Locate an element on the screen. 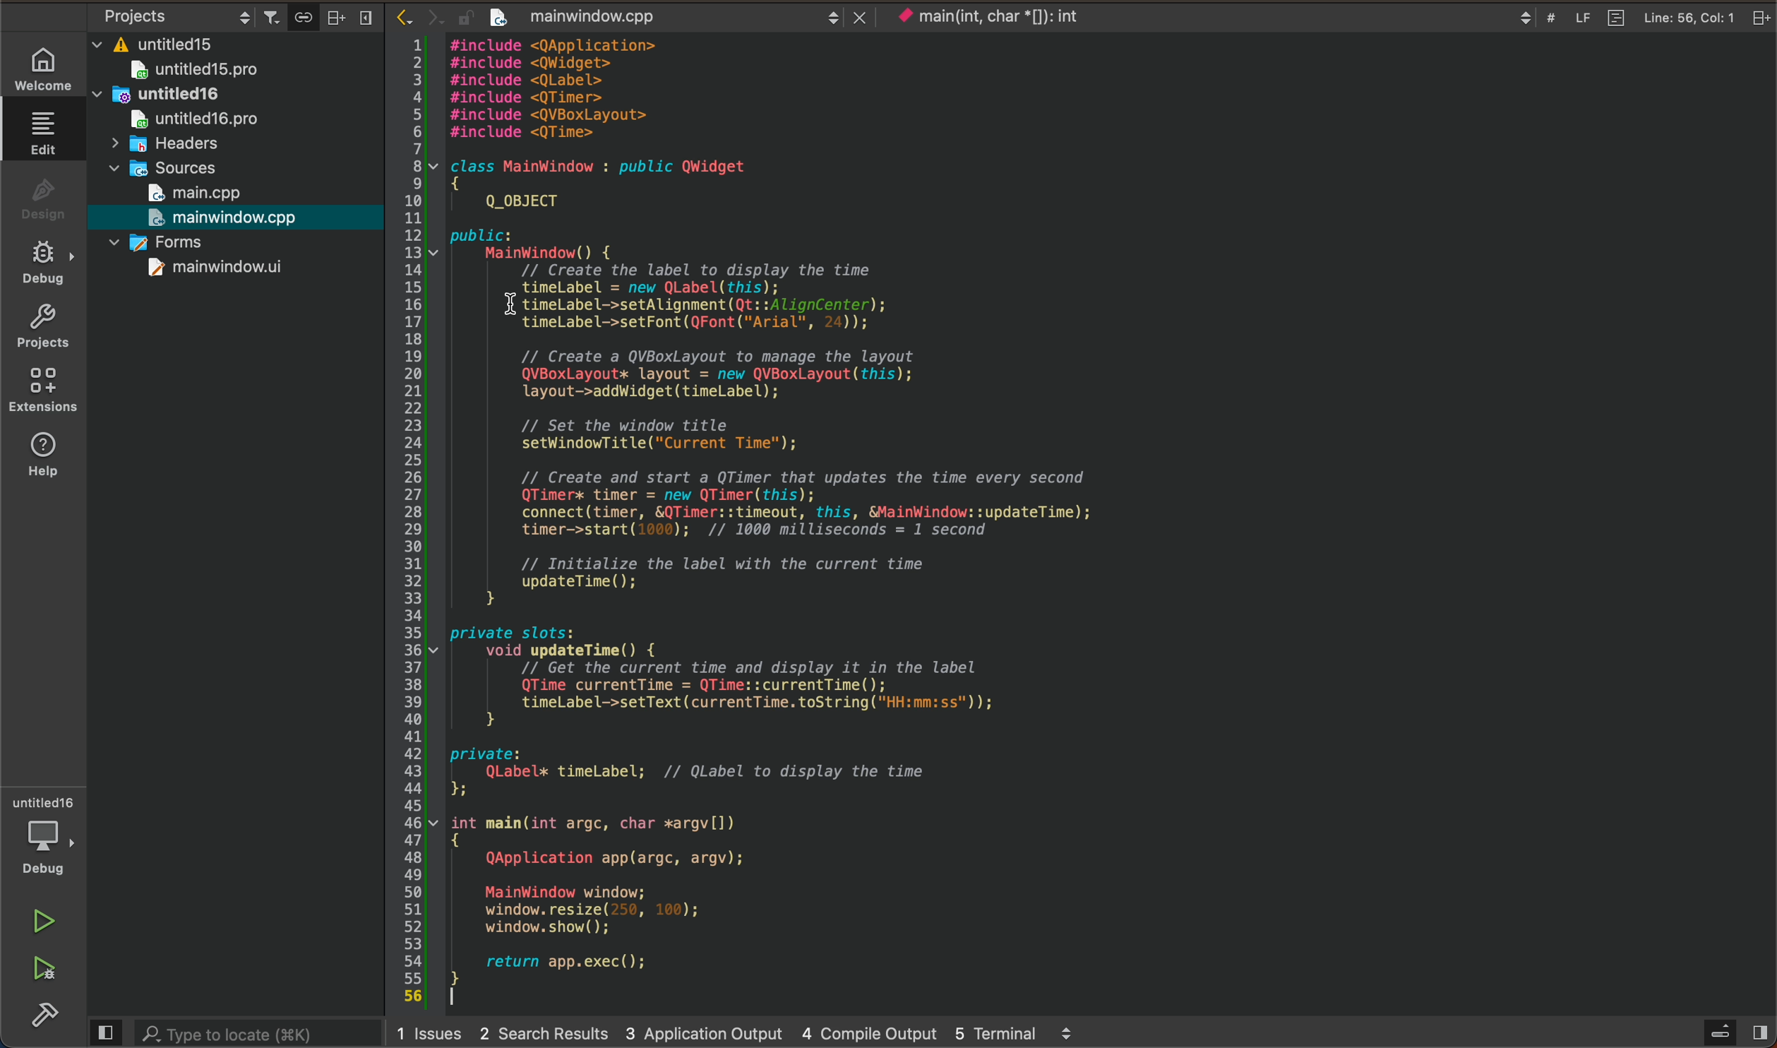 This screenshot has width=1777, height=1048. untitled15 is located at coordinates (170, 40).